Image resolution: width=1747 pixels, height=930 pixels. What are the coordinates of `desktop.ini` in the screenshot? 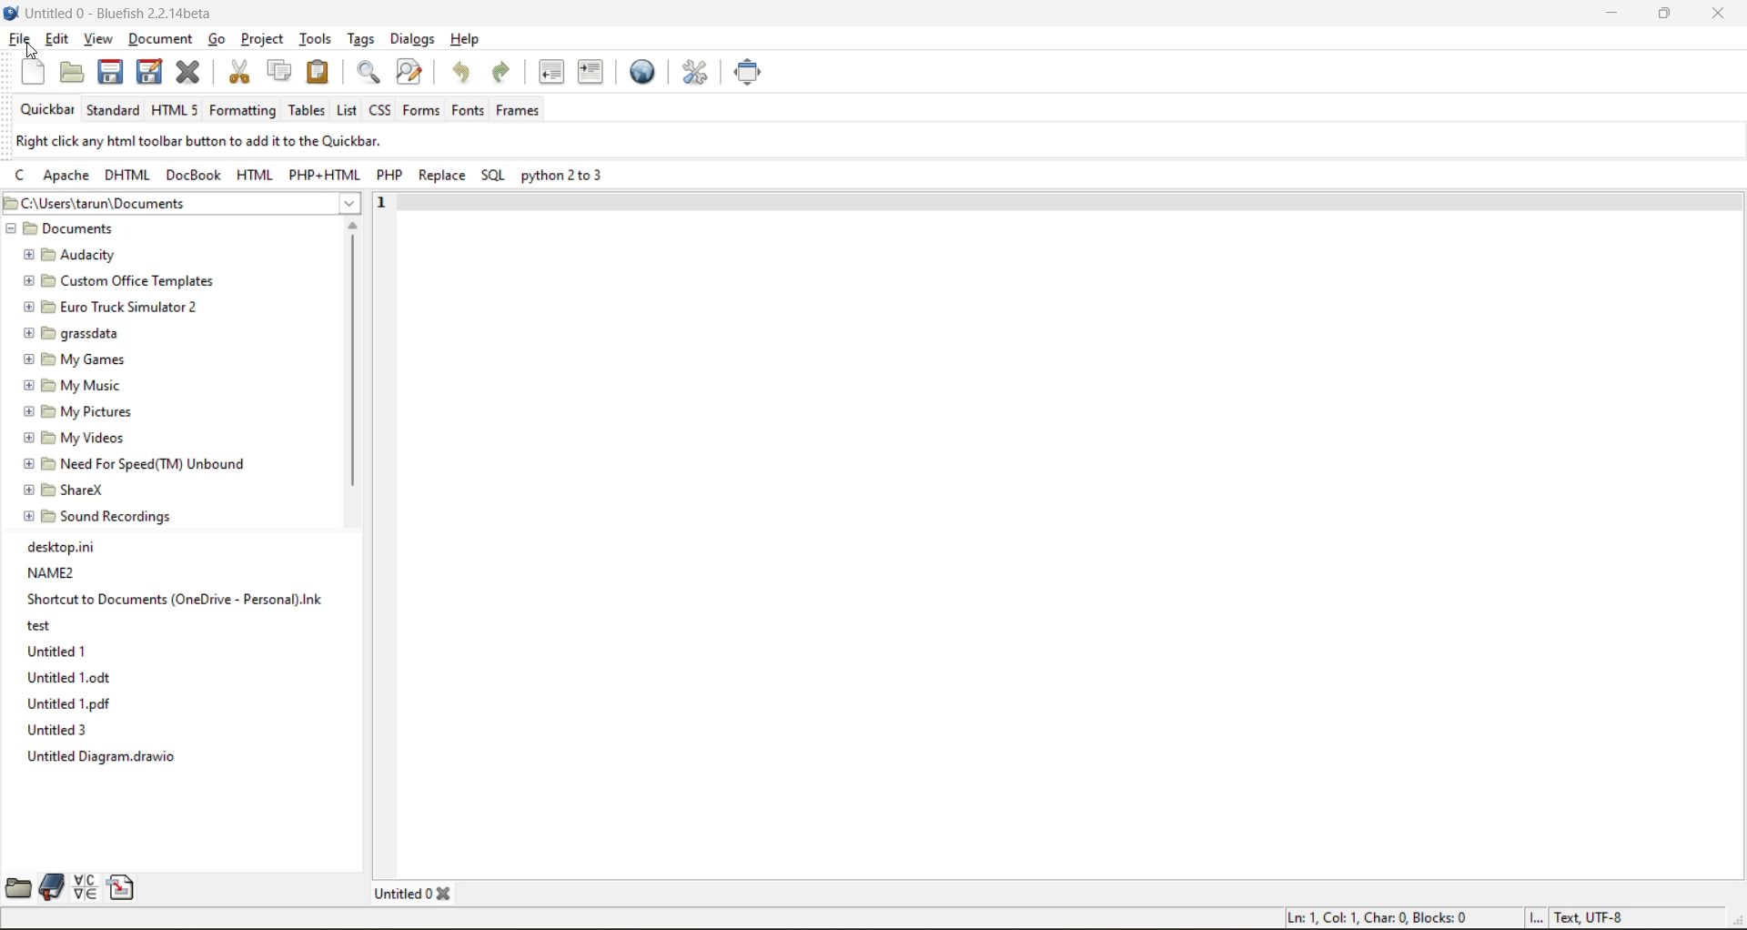 It's located at (66, 545).